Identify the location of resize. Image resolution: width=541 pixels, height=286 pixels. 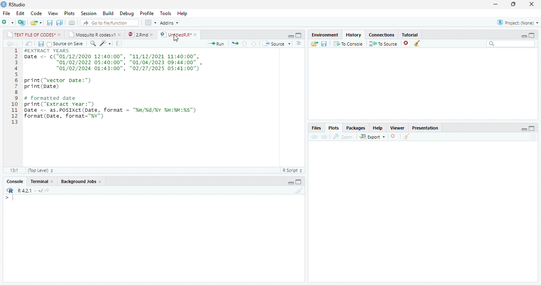
(513, 4).